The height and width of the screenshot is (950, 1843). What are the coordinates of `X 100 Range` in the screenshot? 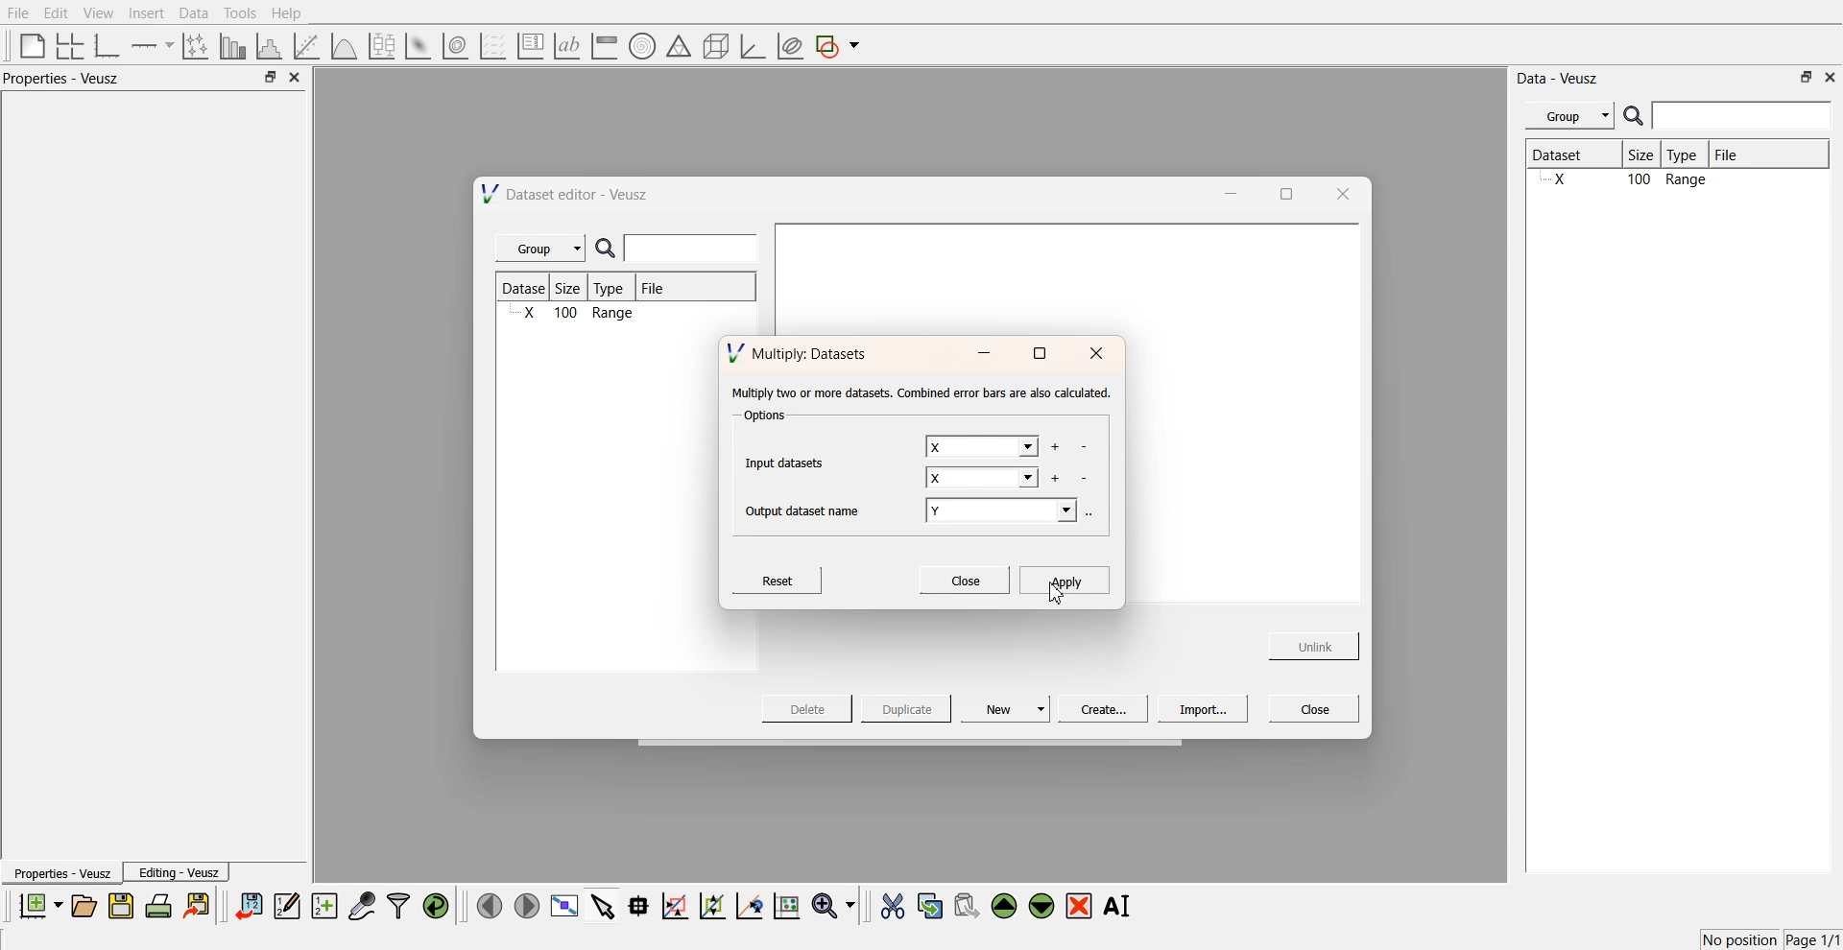 It's located at (1674, 181).